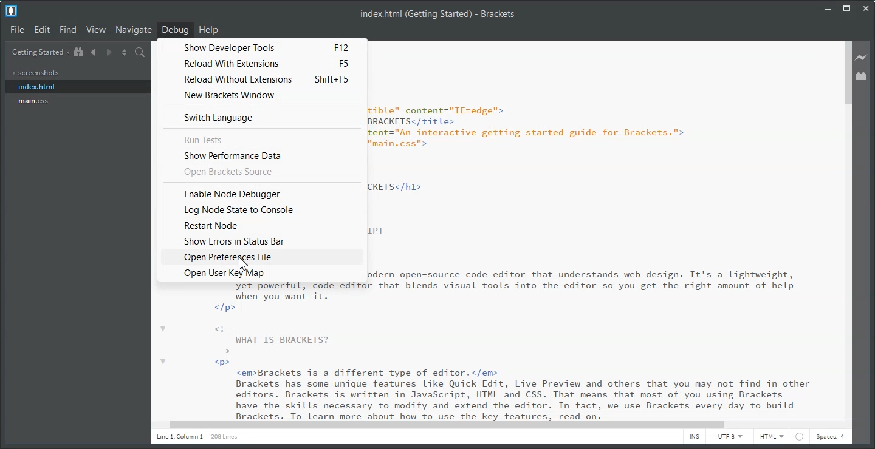 This screenshot has width=875, height=449. I want to click on Restart Node, so click(259, 224).